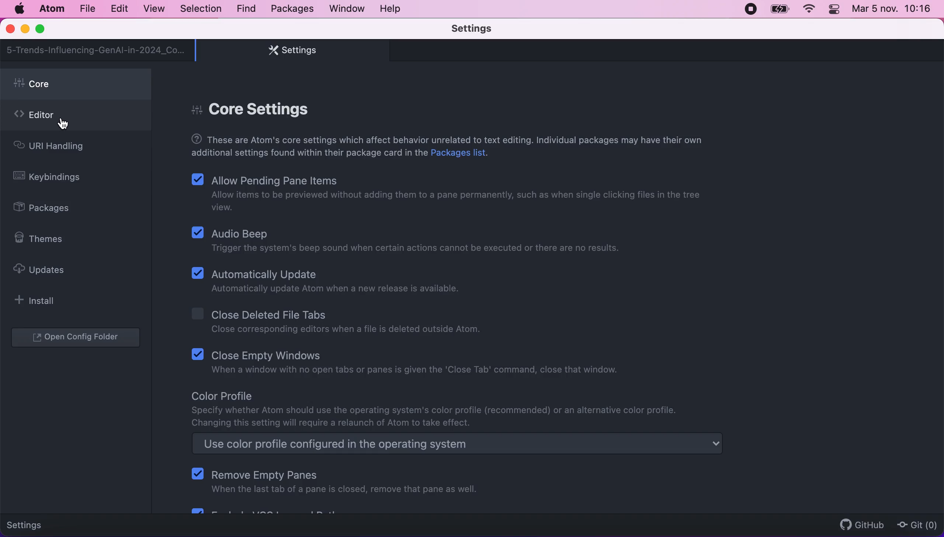 This screenshot has width=944, height=537. I want to click on time and date, so click(893, 11).